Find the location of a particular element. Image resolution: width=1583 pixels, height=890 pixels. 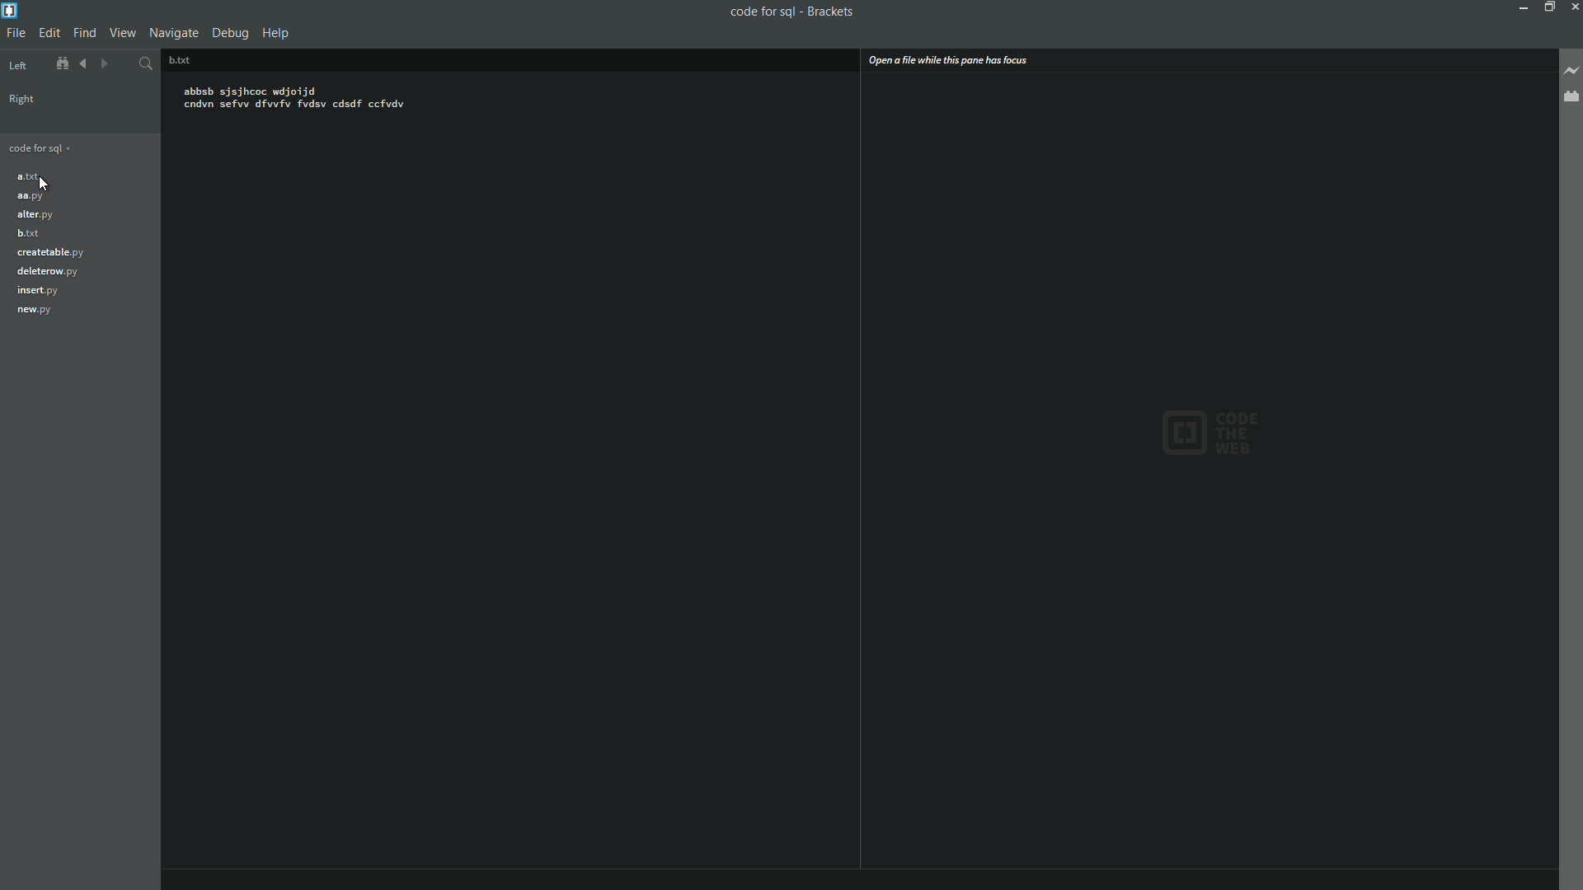

File name is located at coordinates (761, 12).